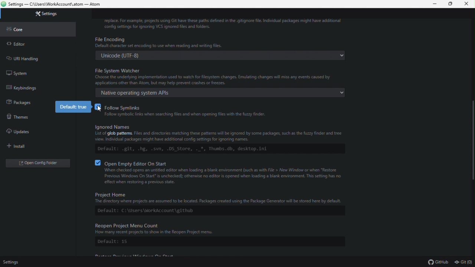 This screenshot has height=267, width=475. Describe the element at coordinates (37, 44) in the screenshot. I see `Editor` at that location.